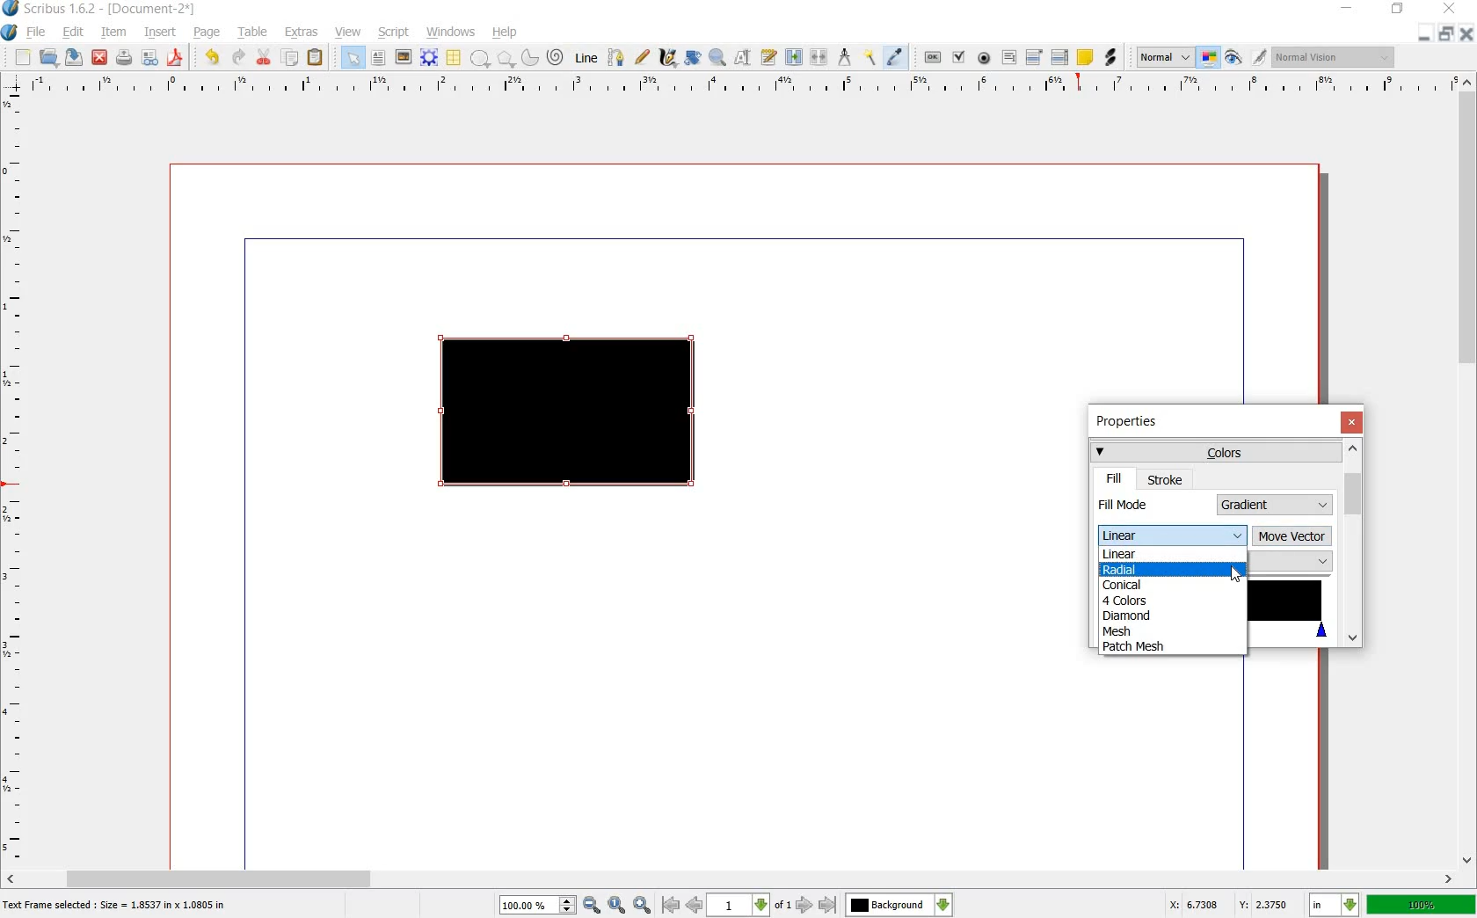 The width and height of the screenshot is (1477, 918). Describe the element at coordinates (353, 57) in the screenshot. I see `select item` at that location.